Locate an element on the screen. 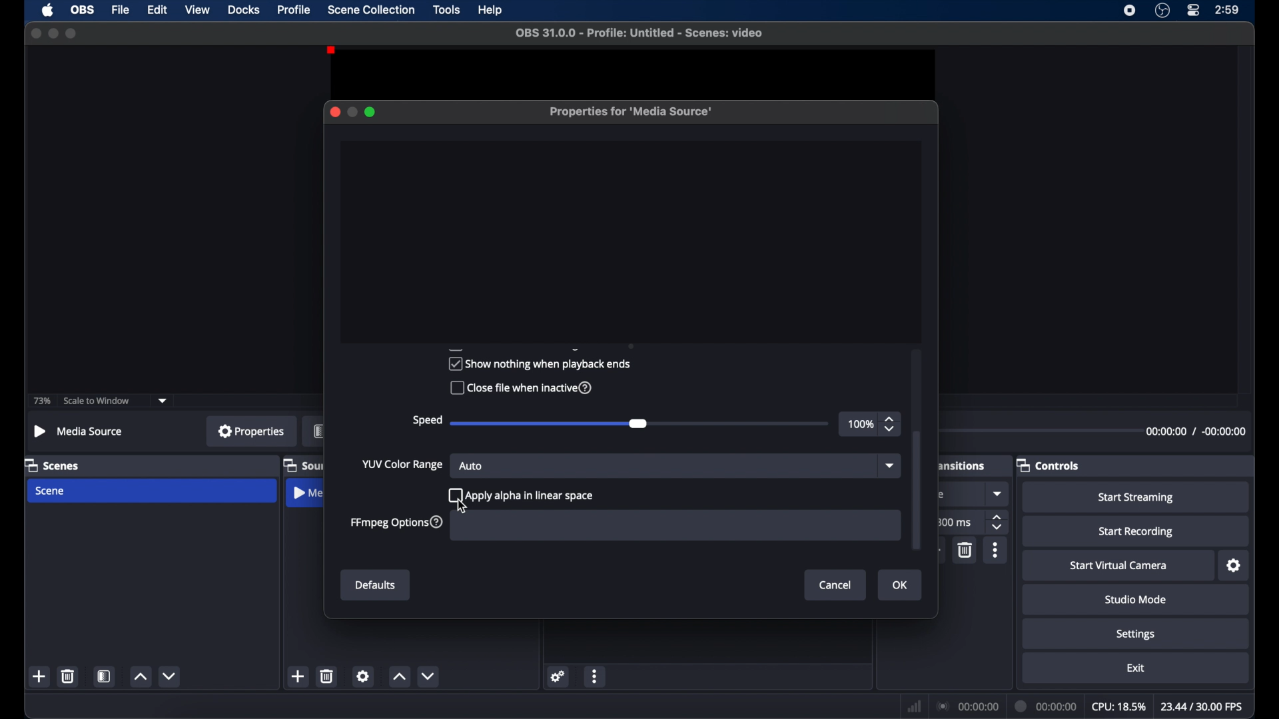 This screenshot has width=1279, height=719. scale to window is located at coordinates (99, 400).